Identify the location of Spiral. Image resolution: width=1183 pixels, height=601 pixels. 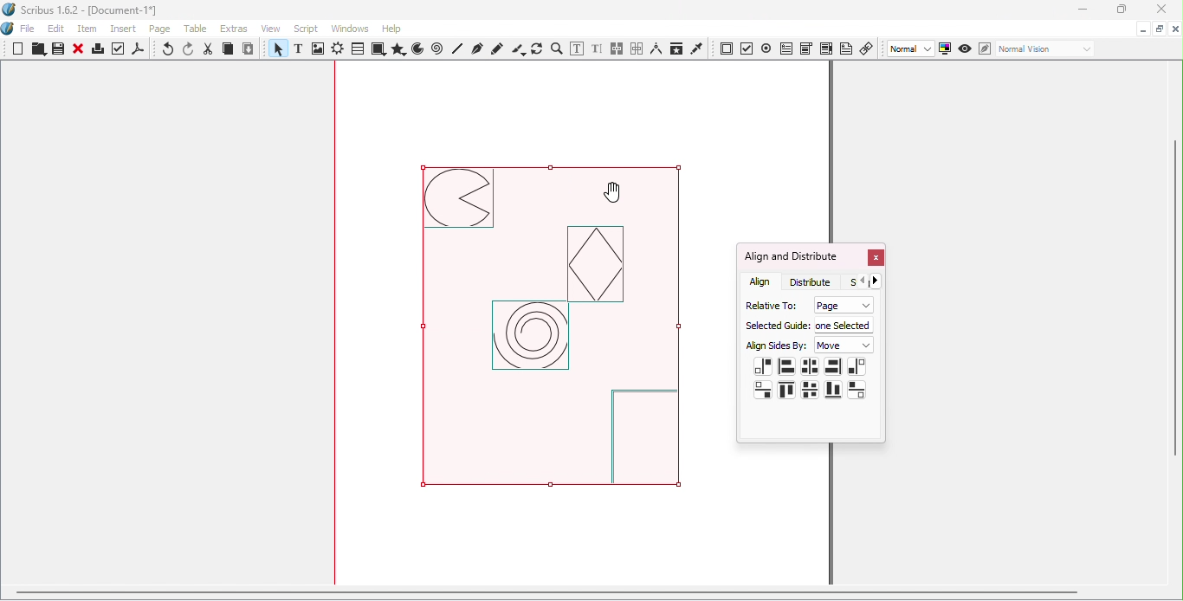
(439, 49).